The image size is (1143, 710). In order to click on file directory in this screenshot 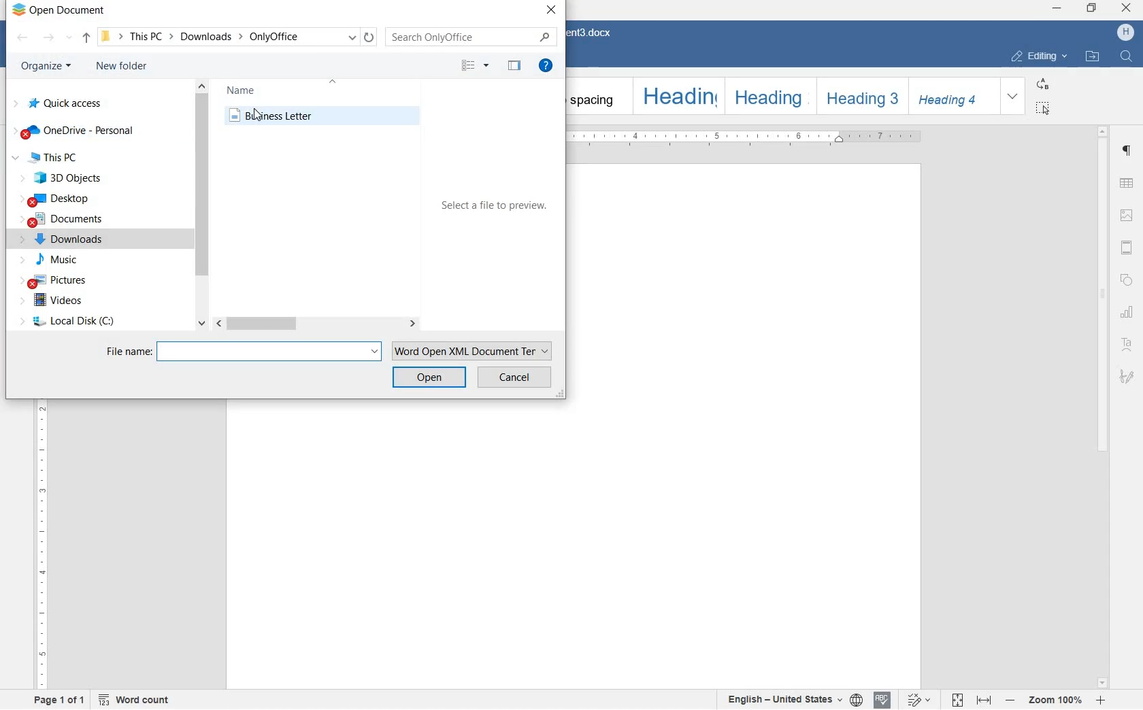, I will do `click(88, 37)`.